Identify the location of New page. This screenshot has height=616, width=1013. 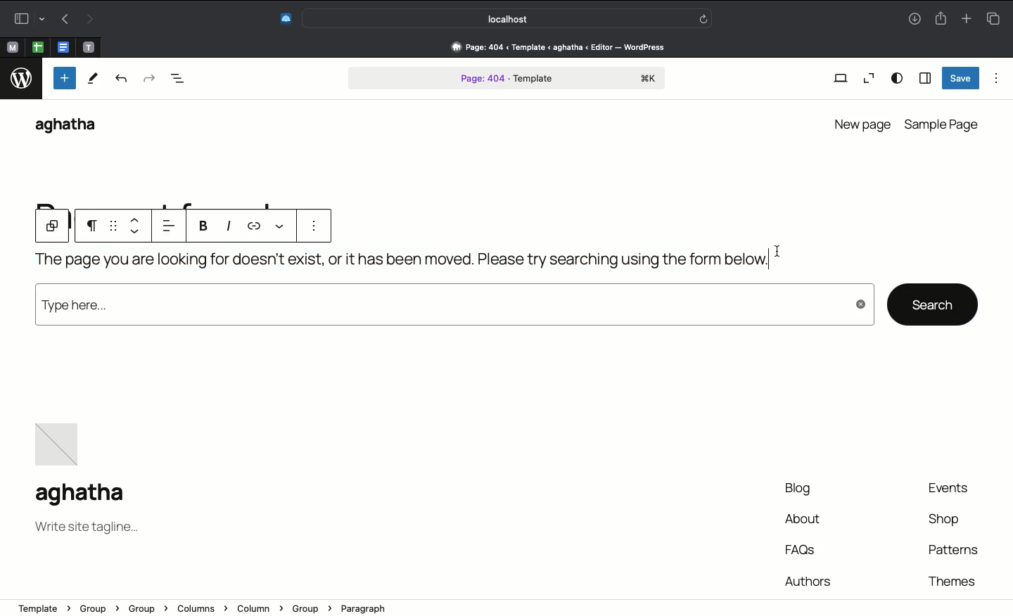
(860, 122).